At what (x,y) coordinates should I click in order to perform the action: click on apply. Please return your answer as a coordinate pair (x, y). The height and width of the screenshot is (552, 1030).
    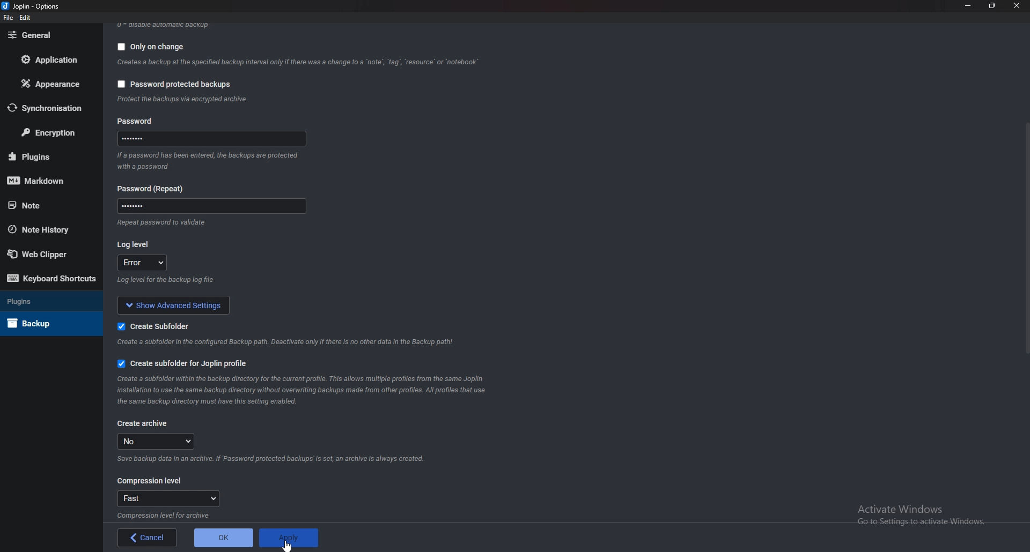
    Looking at the image, I should click on (289, 539).